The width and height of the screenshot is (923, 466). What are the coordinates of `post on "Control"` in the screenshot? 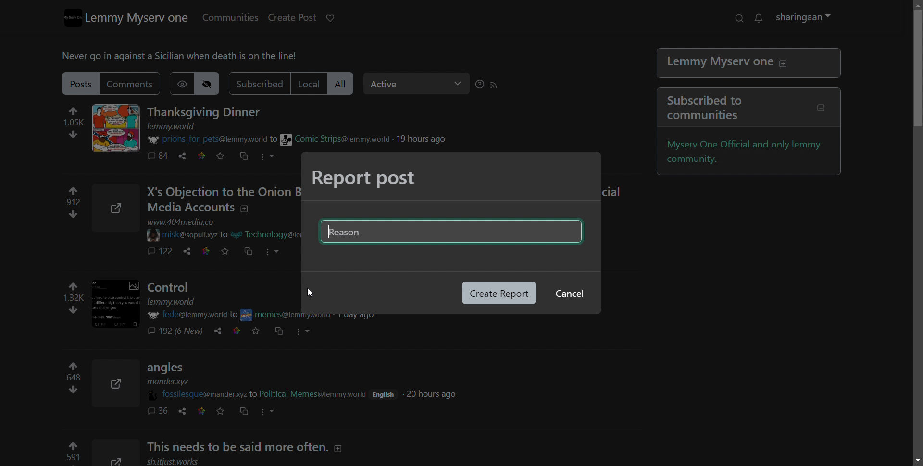 It's located at (222, 292).